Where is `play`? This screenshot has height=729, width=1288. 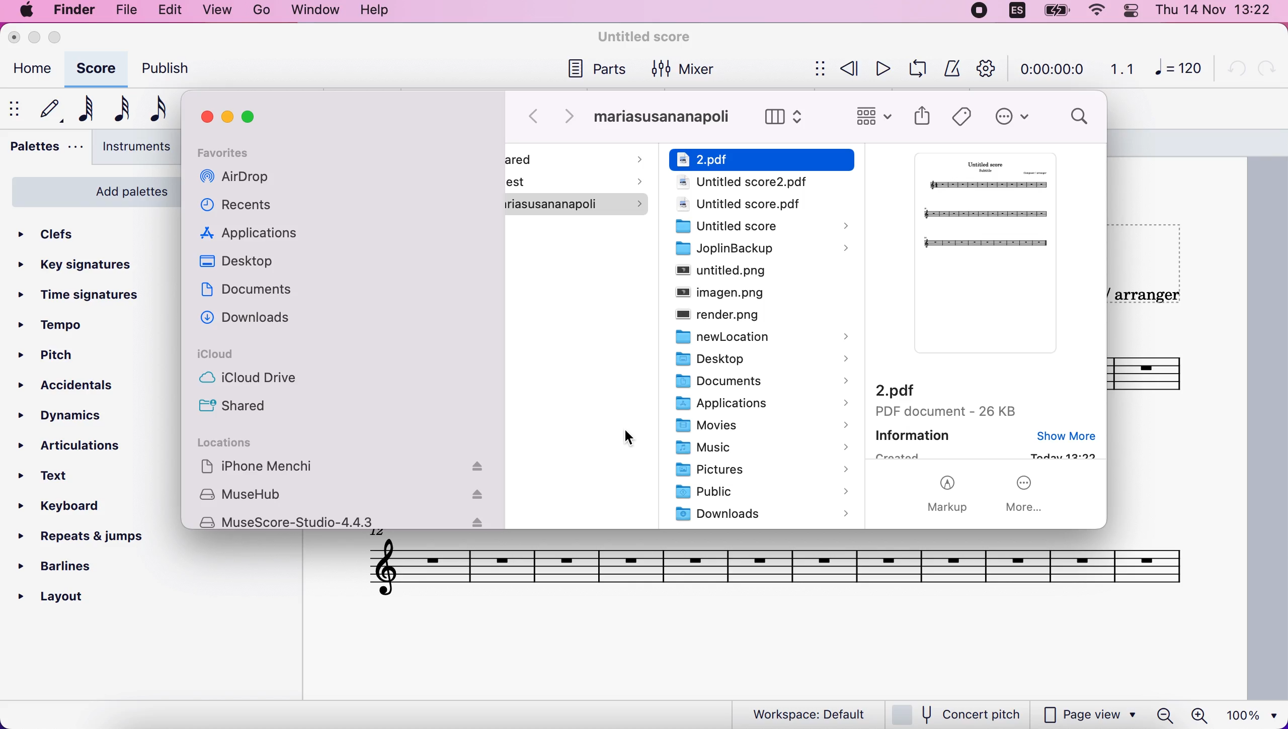
play is located at coordinates (879, 70).